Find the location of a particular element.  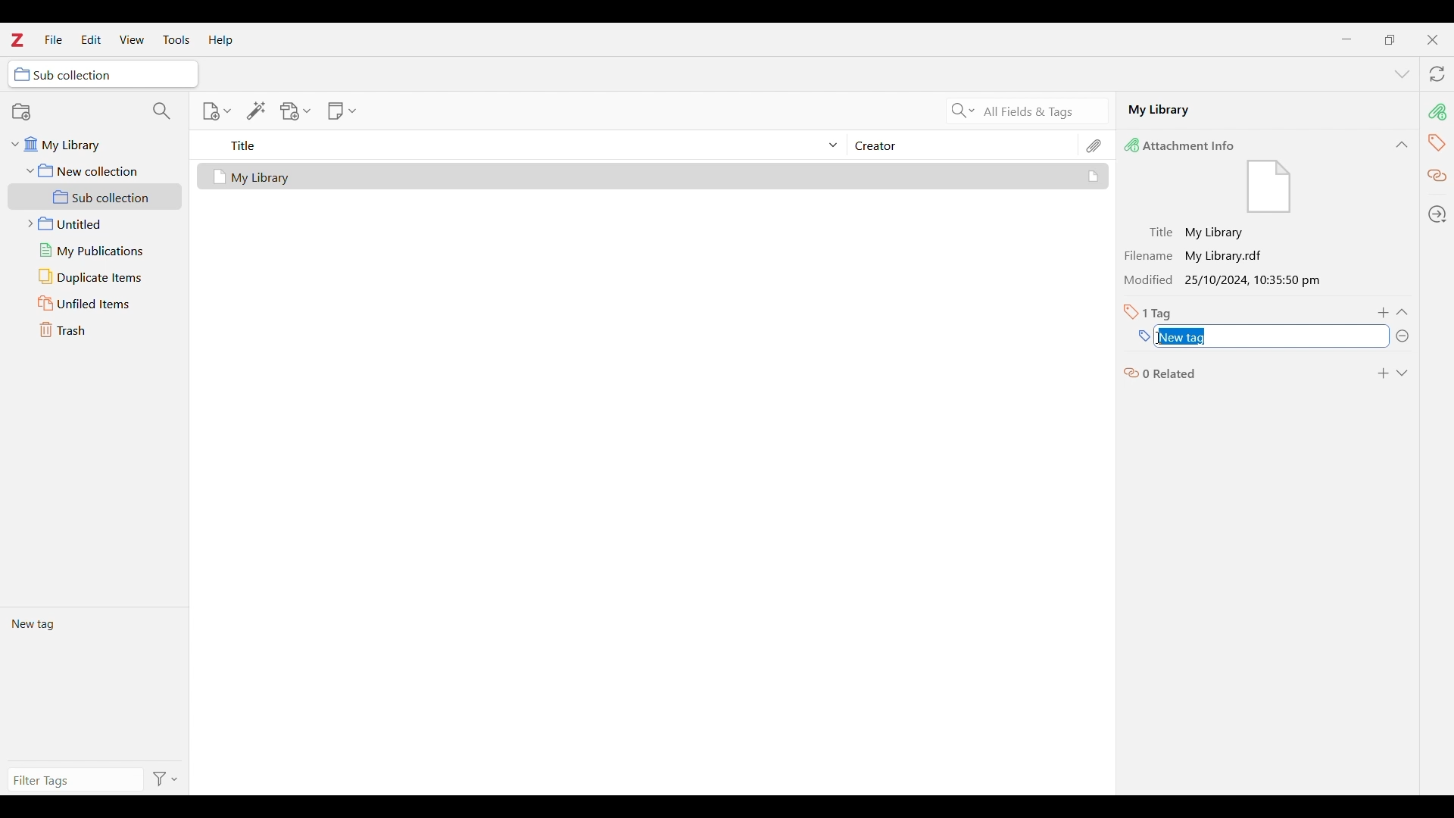

Filename My Library.radt is located at coordinates (1198, 255).